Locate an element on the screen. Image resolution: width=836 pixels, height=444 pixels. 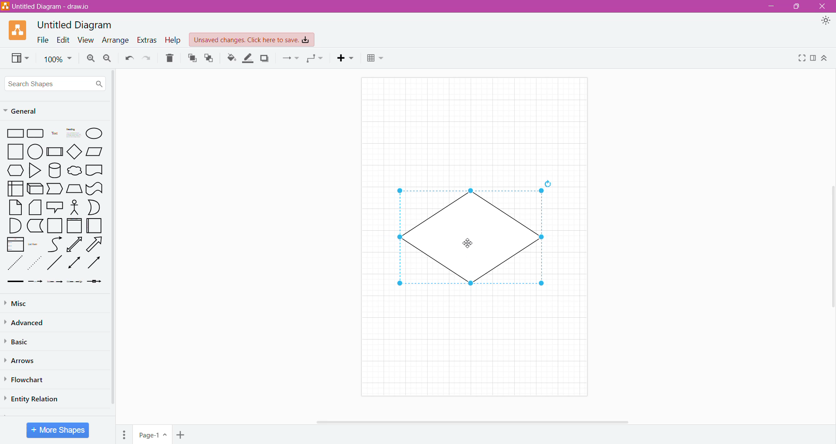
Step is located at coordinates (54, 189).